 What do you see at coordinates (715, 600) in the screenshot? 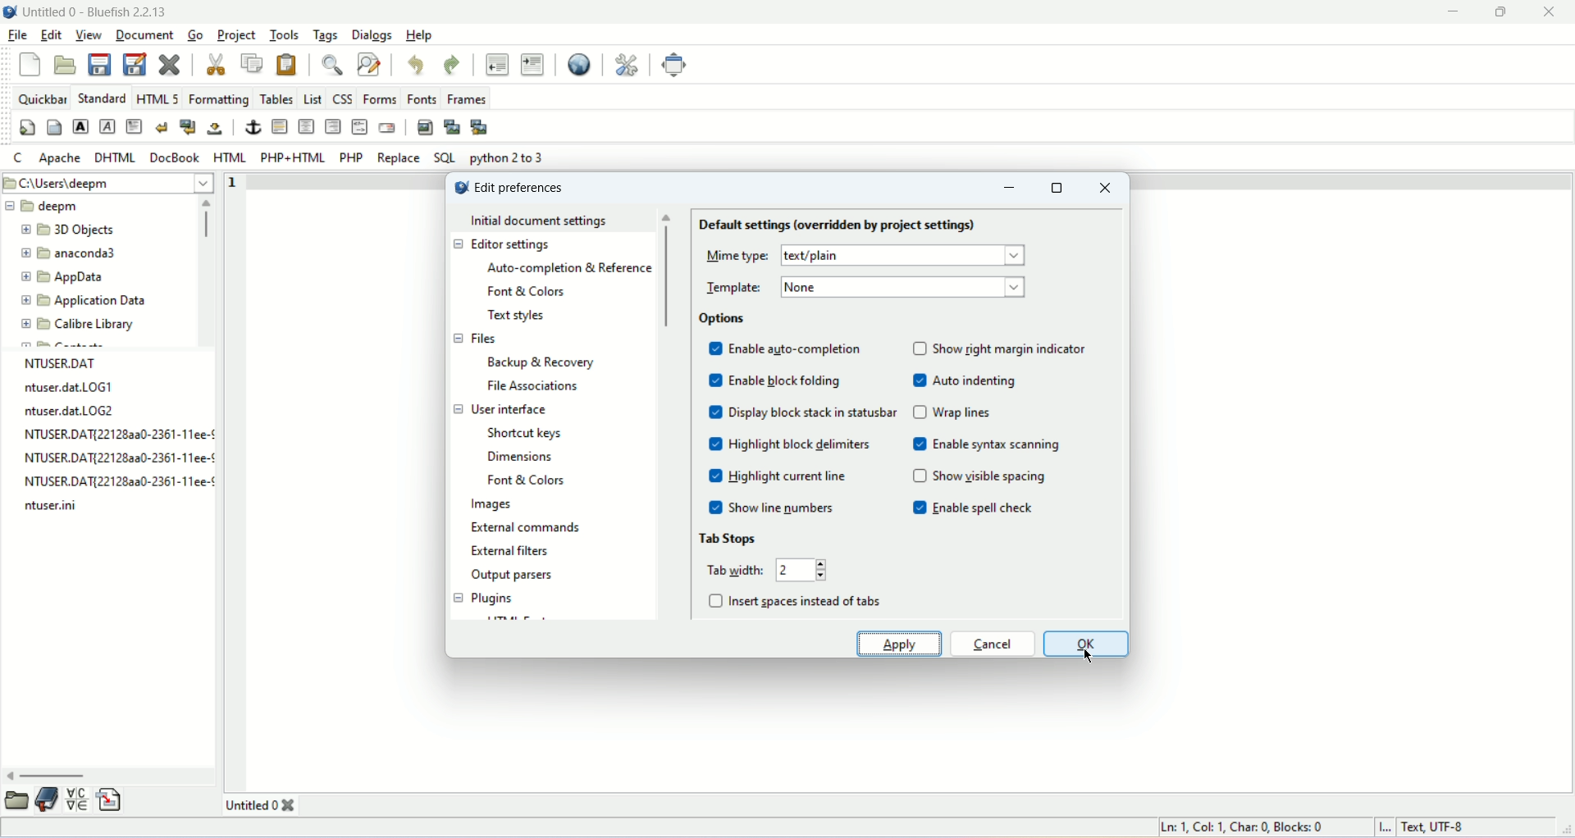
I see `check box` at bounding box center [715, 600].